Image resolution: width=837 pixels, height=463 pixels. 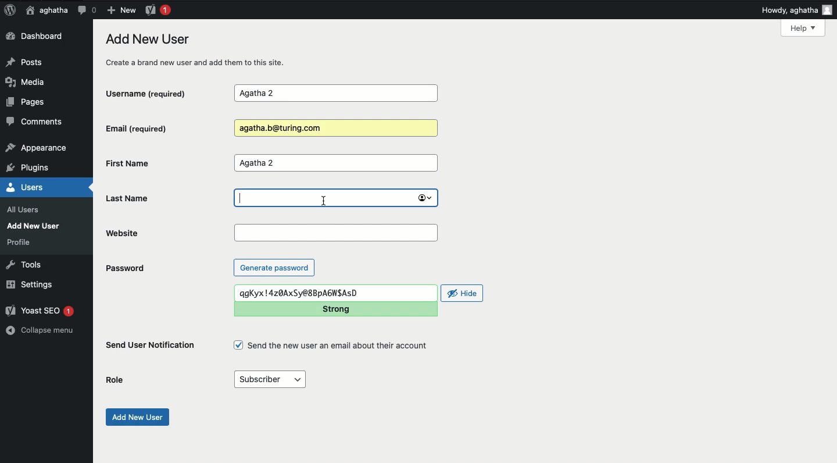 What do you see at coordinates (121, 9) in the screenshot?
I see `New` at bounding box center [121, 9].